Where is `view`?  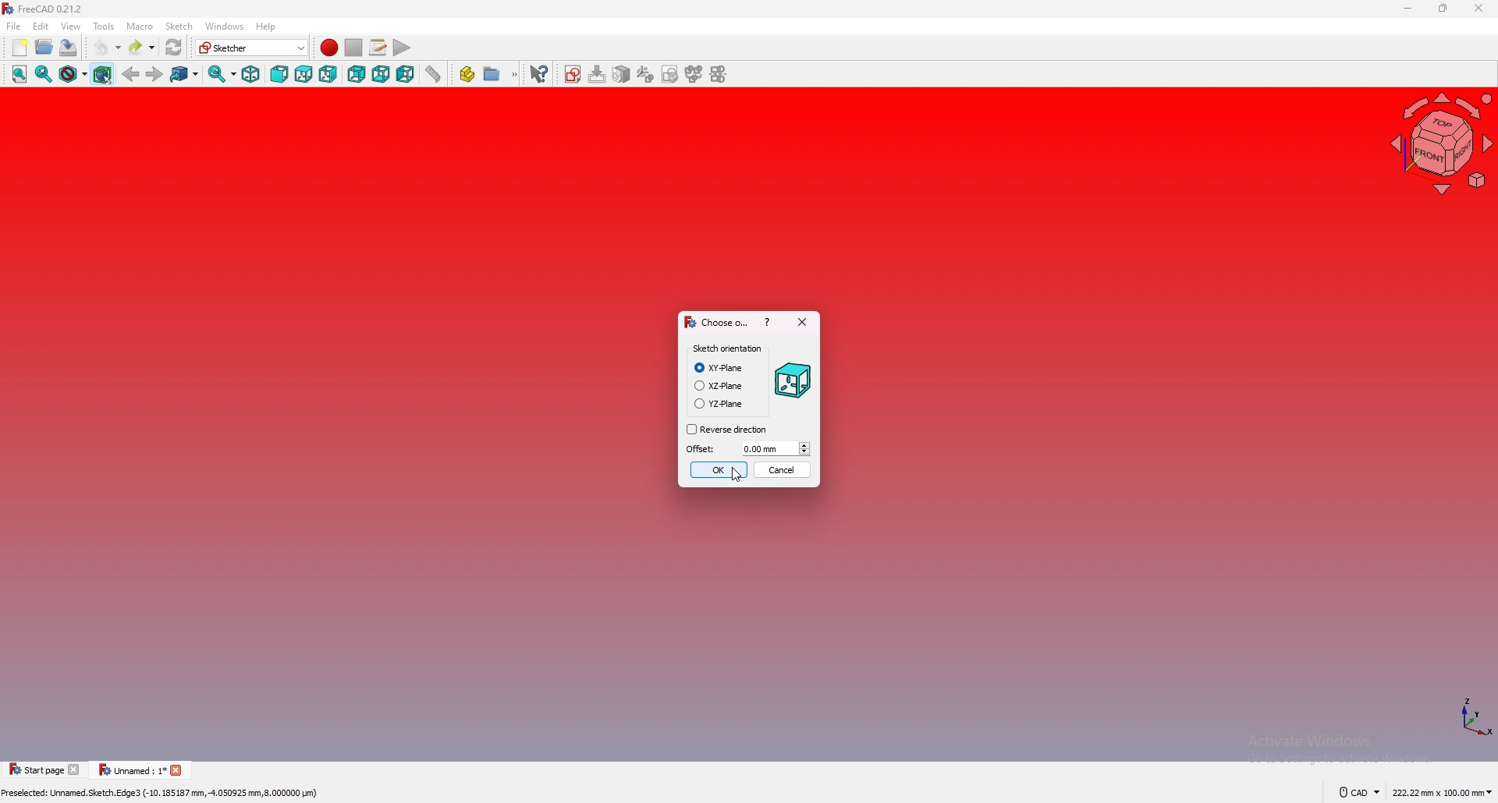 view is located at coordinates (71, 26).